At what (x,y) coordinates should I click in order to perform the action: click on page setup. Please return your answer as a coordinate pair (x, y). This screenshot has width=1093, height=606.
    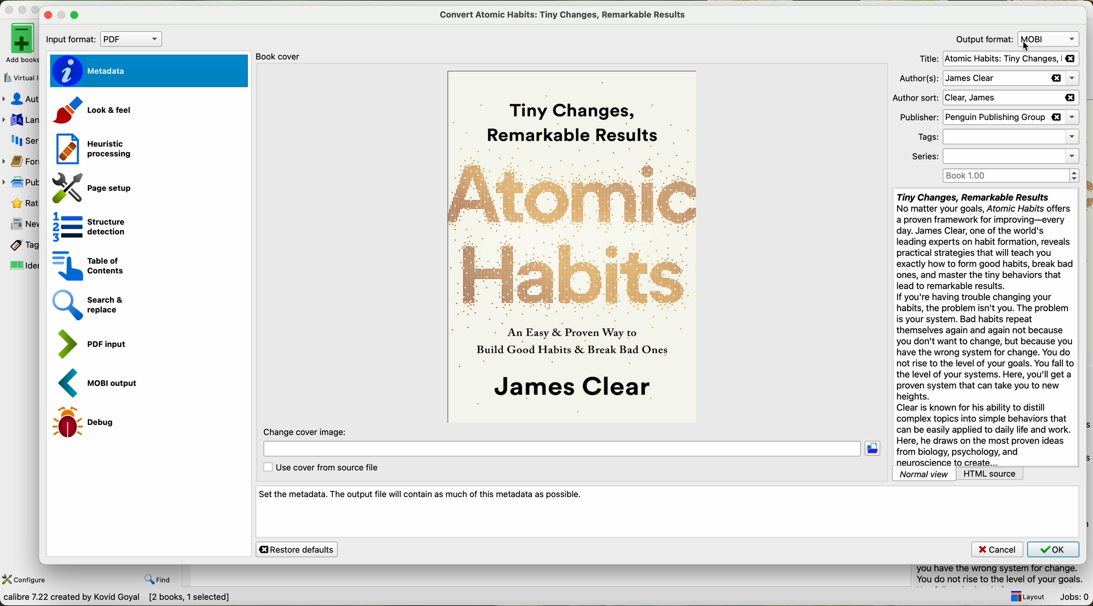
    Looking at the image, I should click on (88, 186).